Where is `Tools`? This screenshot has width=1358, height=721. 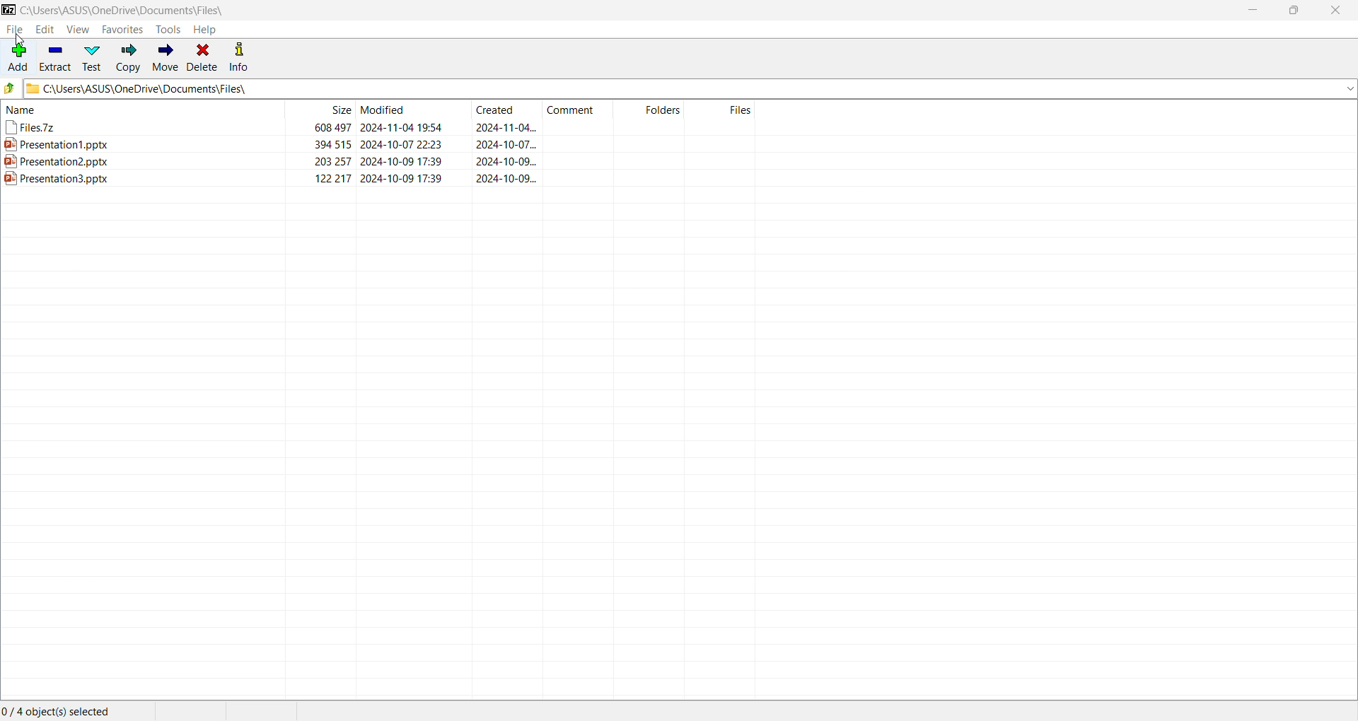 Tools is located at coordinates (170, 30).